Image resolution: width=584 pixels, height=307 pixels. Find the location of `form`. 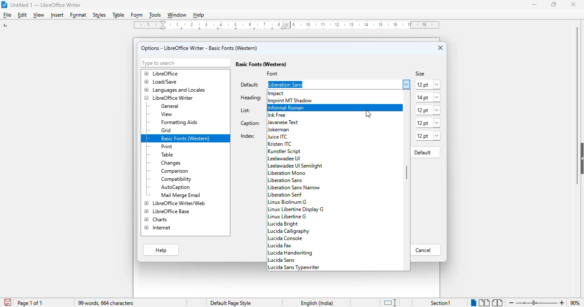

form is located at coordinates (137, 16).